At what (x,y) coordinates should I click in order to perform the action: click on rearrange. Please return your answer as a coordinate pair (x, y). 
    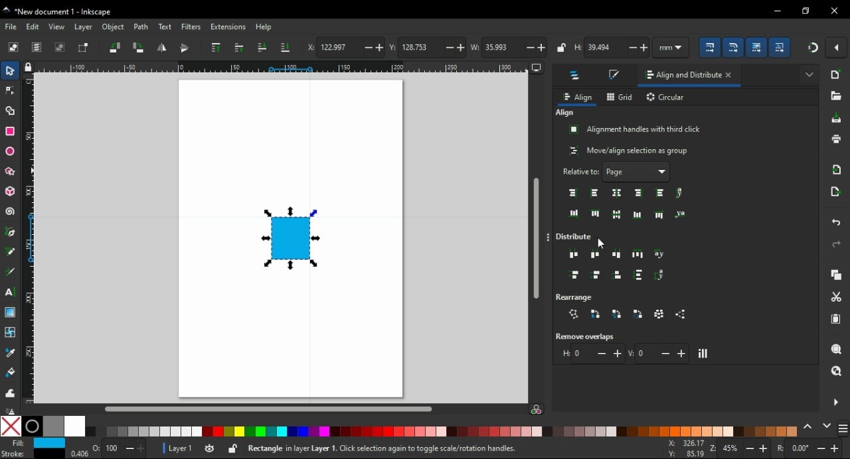
    Looking at the image, I should click on (580, 296).